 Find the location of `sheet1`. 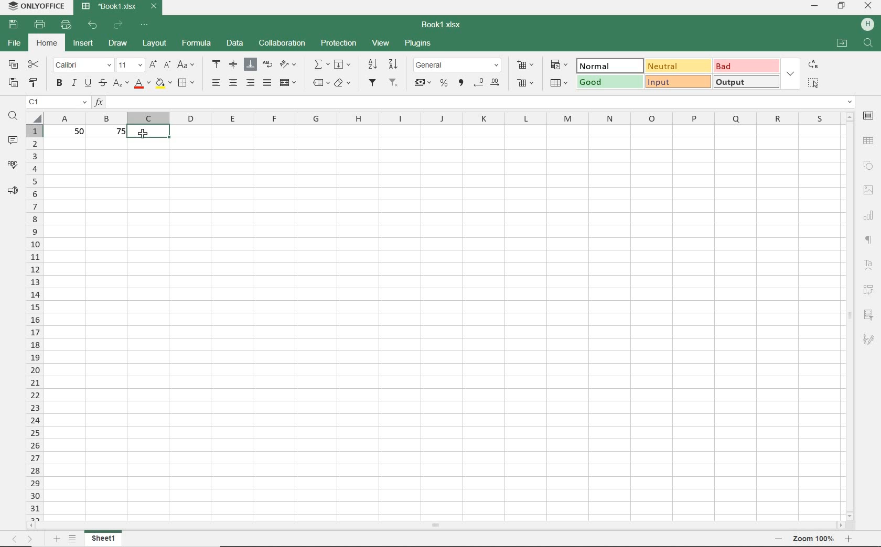

sheet1 is located at coordinates (105, 538).